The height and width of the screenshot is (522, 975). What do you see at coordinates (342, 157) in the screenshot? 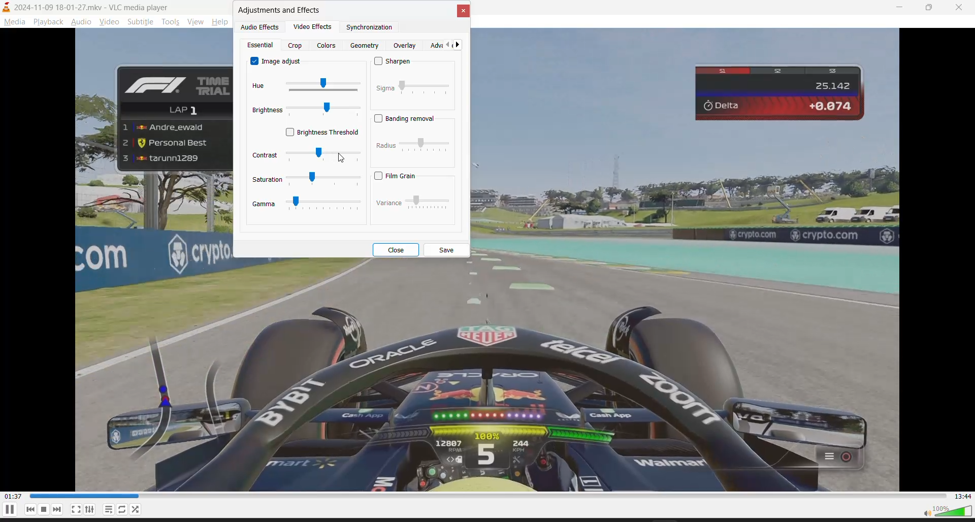
I see `Cursor` at bounding box center [342, 157].